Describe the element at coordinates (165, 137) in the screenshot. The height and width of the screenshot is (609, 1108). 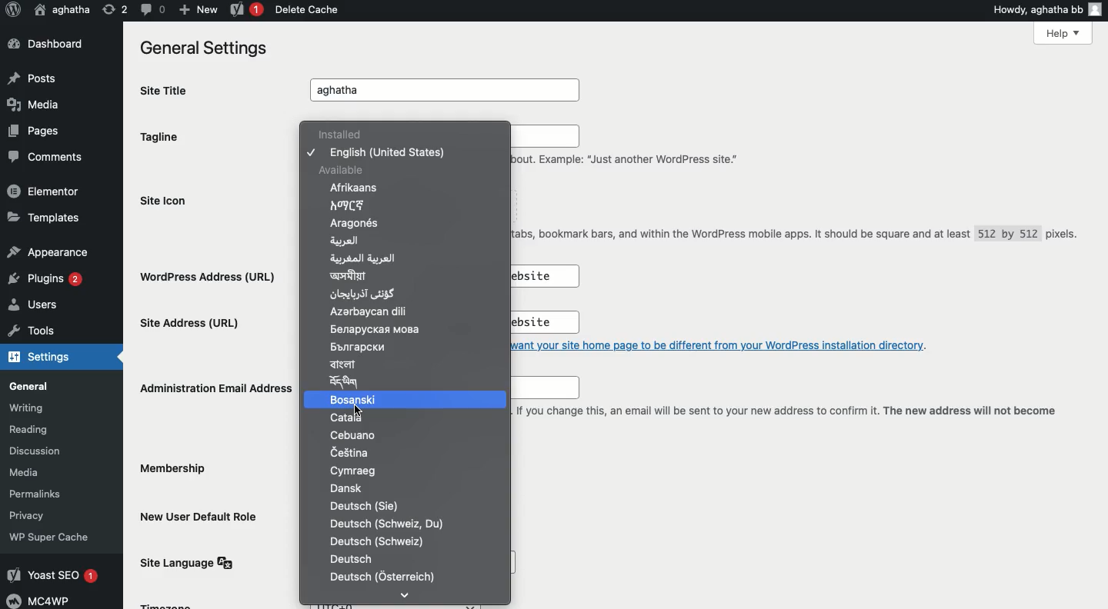
I see `Tagline` at that location.